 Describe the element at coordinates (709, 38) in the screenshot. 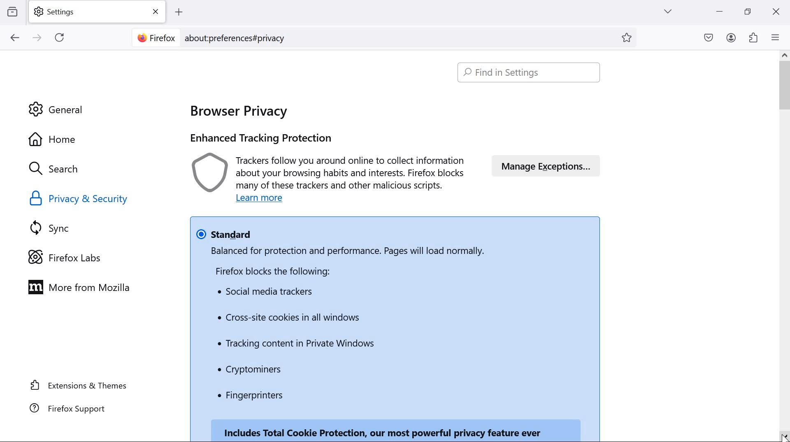

I see `save to pocket` at that location.